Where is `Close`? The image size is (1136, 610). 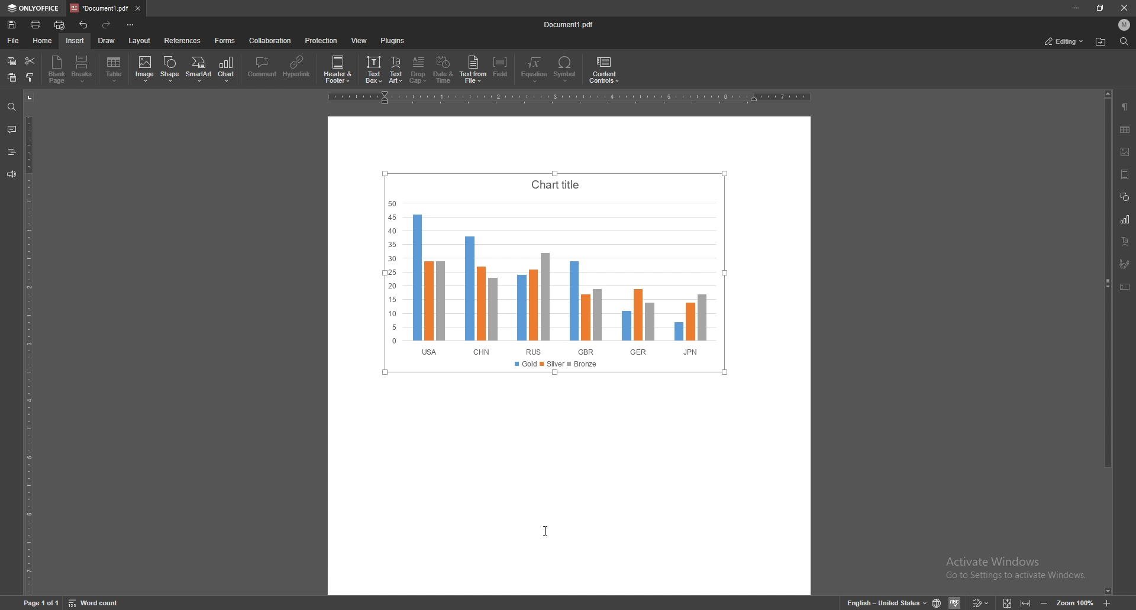 Close is located at coordinates (1121, 8).